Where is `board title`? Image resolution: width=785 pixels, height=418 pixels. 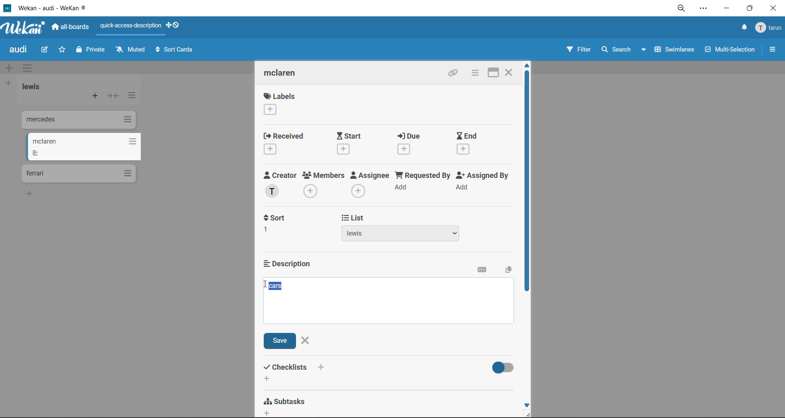
board title is located at coordinates (20, 49).